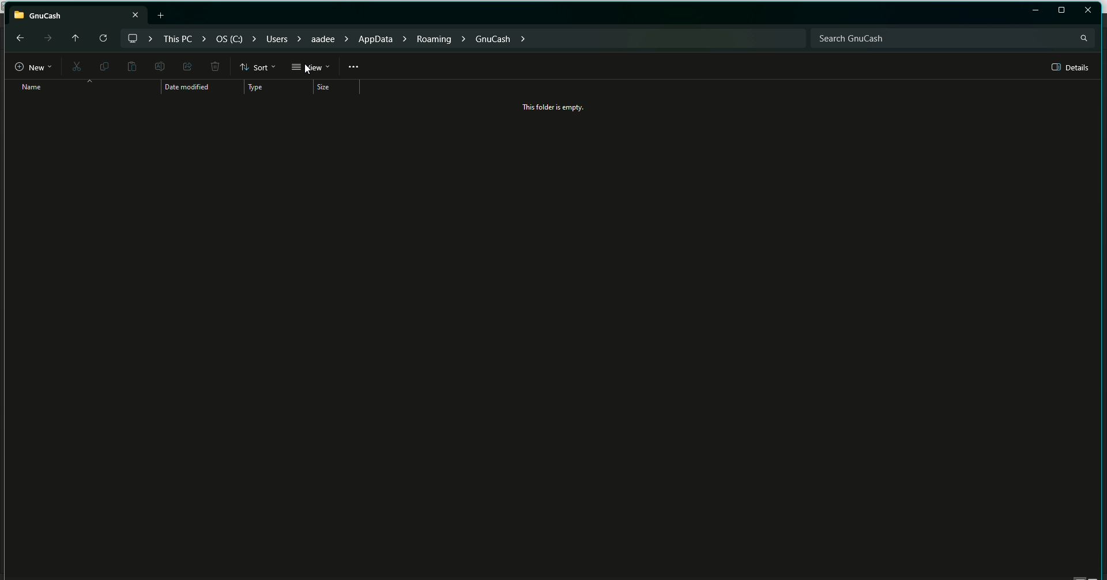  I want to click on Size, so click(326, 88).